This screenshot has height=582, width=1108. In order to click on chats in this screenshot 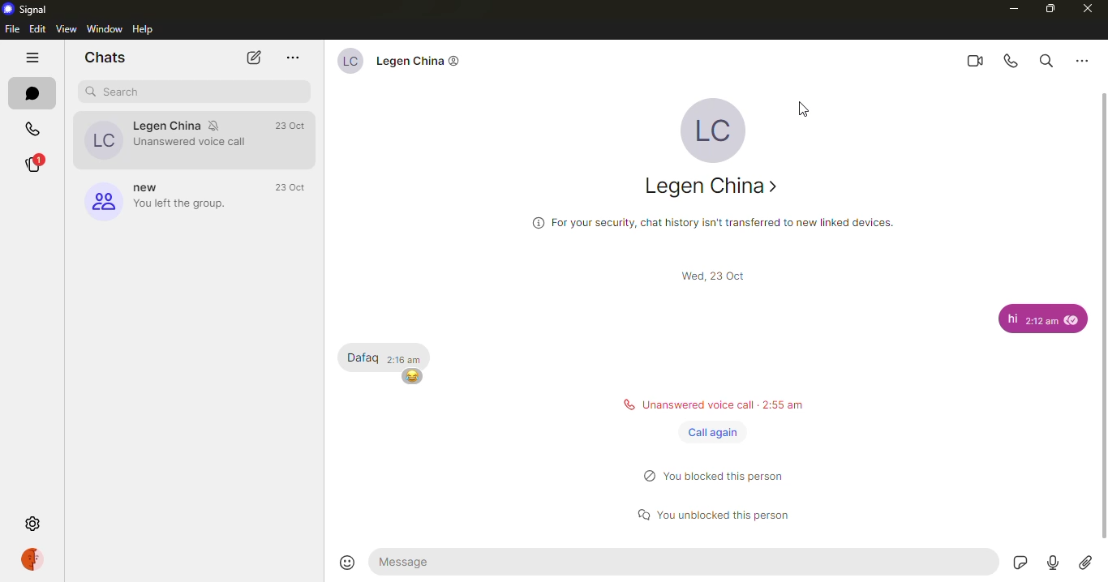, I will do `click(105, 56)`.